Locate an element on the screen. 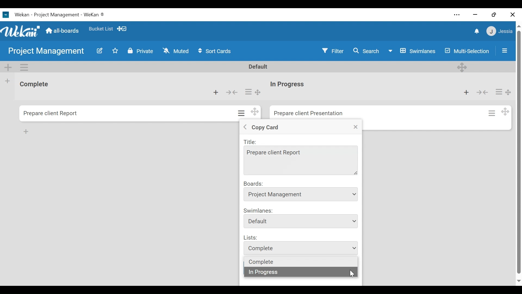  Collapse is located at coordinates (485, 92).